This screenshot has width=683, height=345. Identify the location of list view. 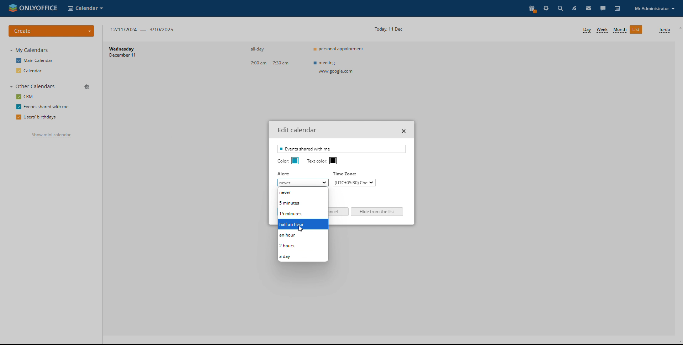
(636, 29).